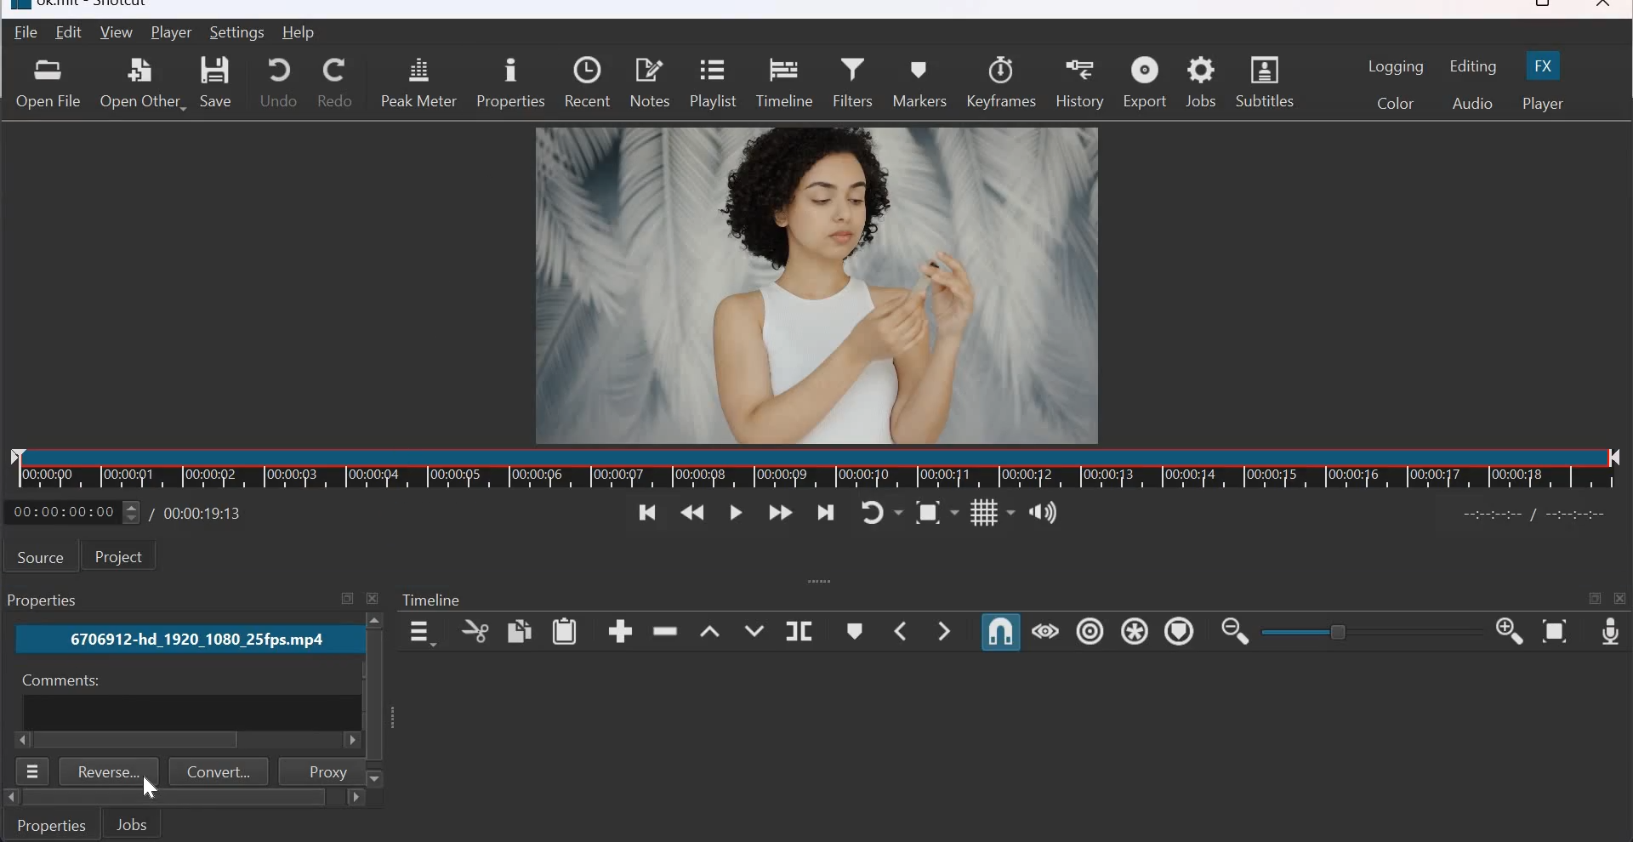 The width and height of the screenshot is (1633, 842). What do you see at coordinates (11, 798) in the screenshot?
I see `scroll left` at bounding box center [11, 798].